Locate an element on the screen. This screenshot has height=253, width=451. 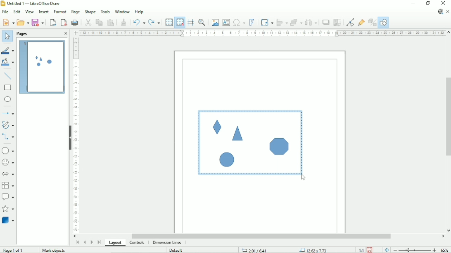
Title is located at coordinates (32, 4).